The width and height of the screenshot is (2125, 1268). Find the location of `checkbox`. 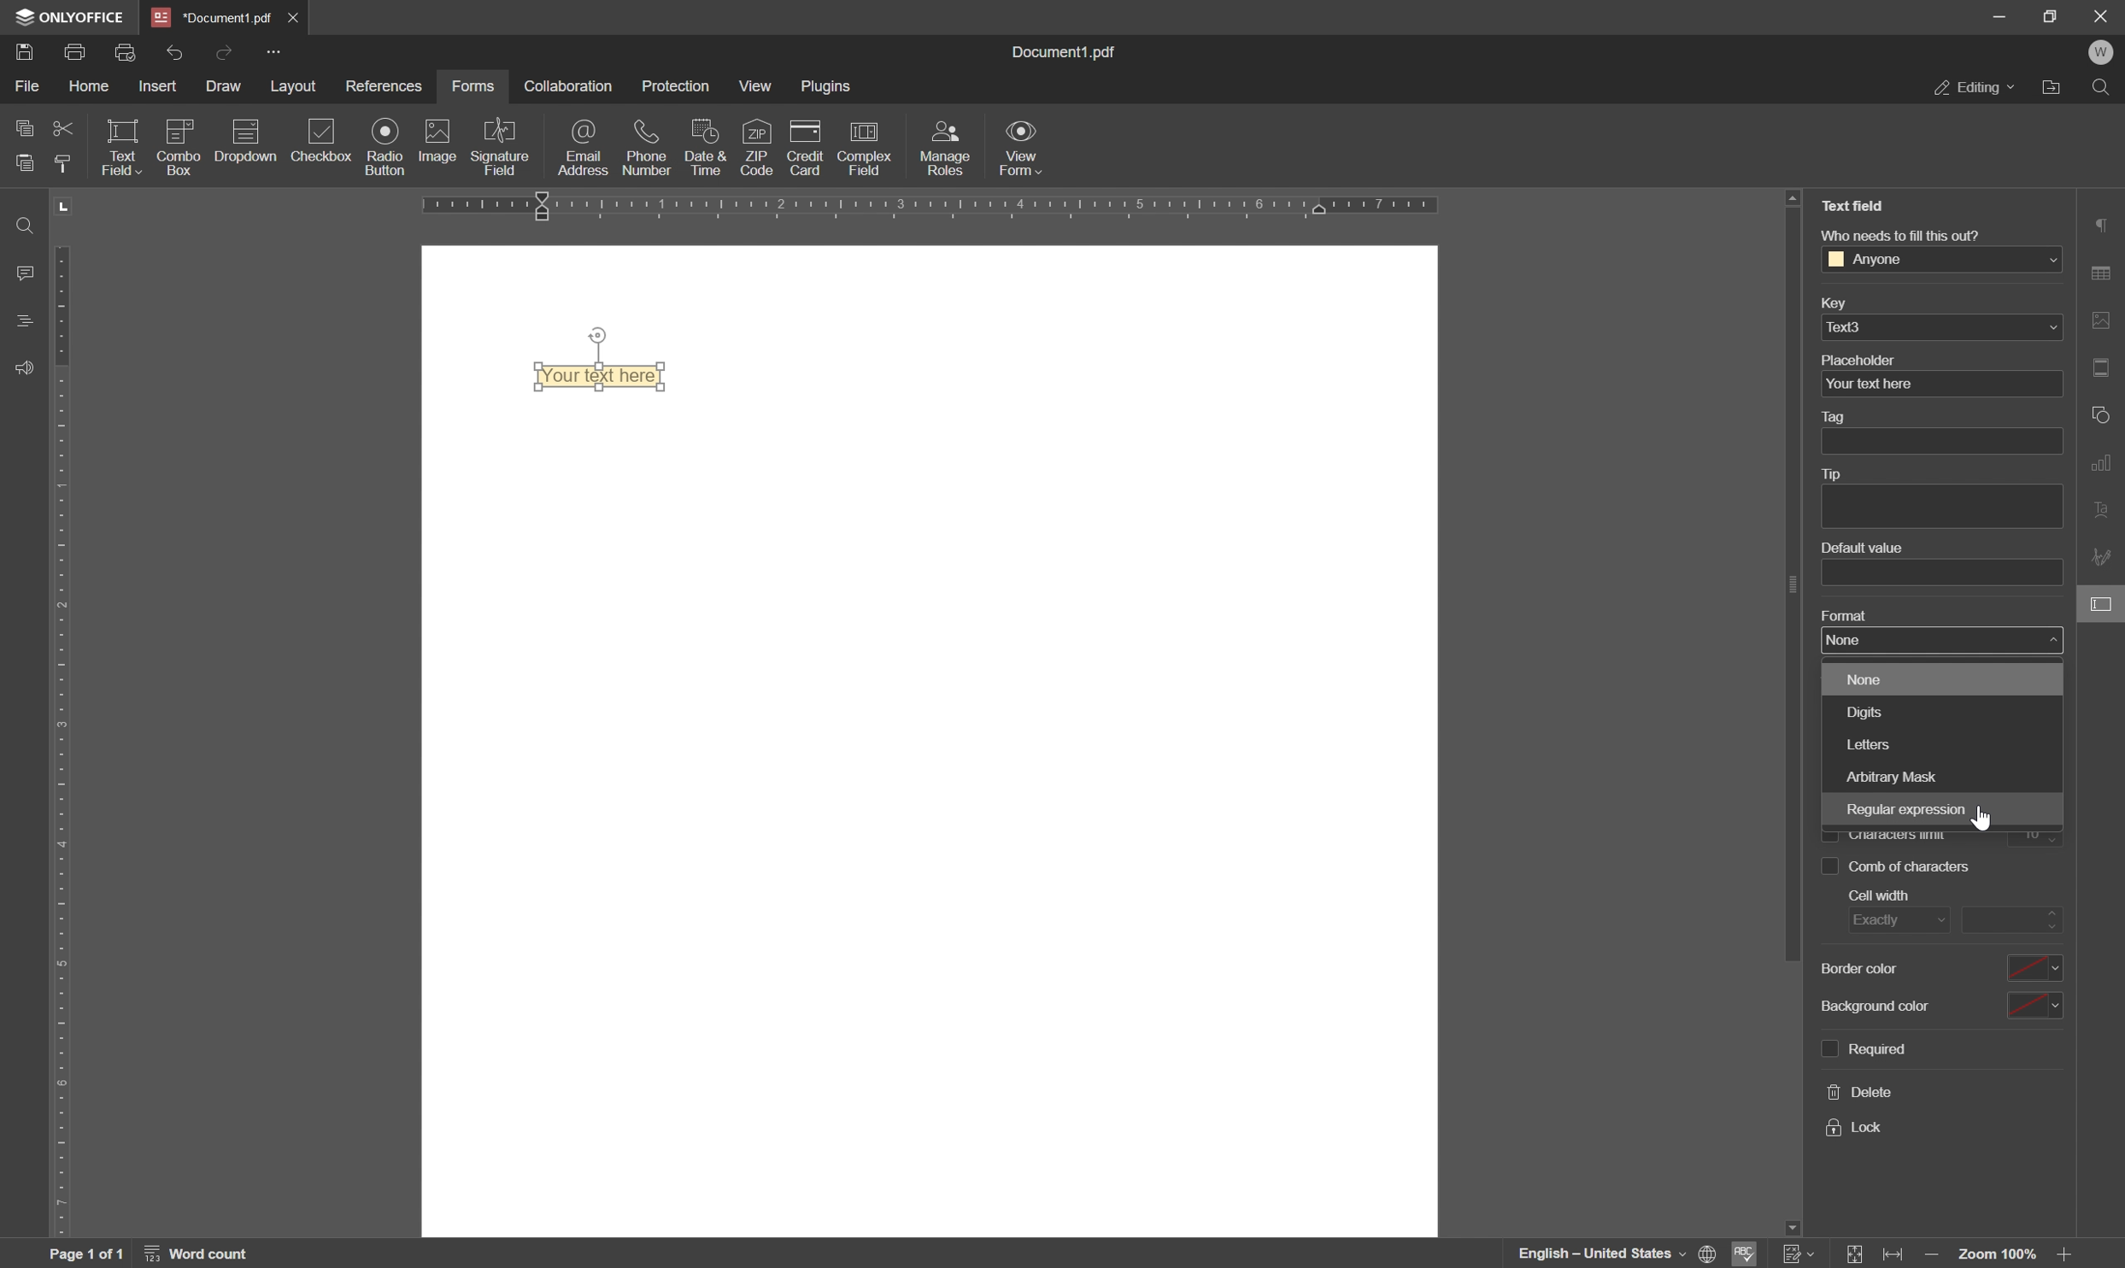

checkbox is located at coordinates (323, 140).